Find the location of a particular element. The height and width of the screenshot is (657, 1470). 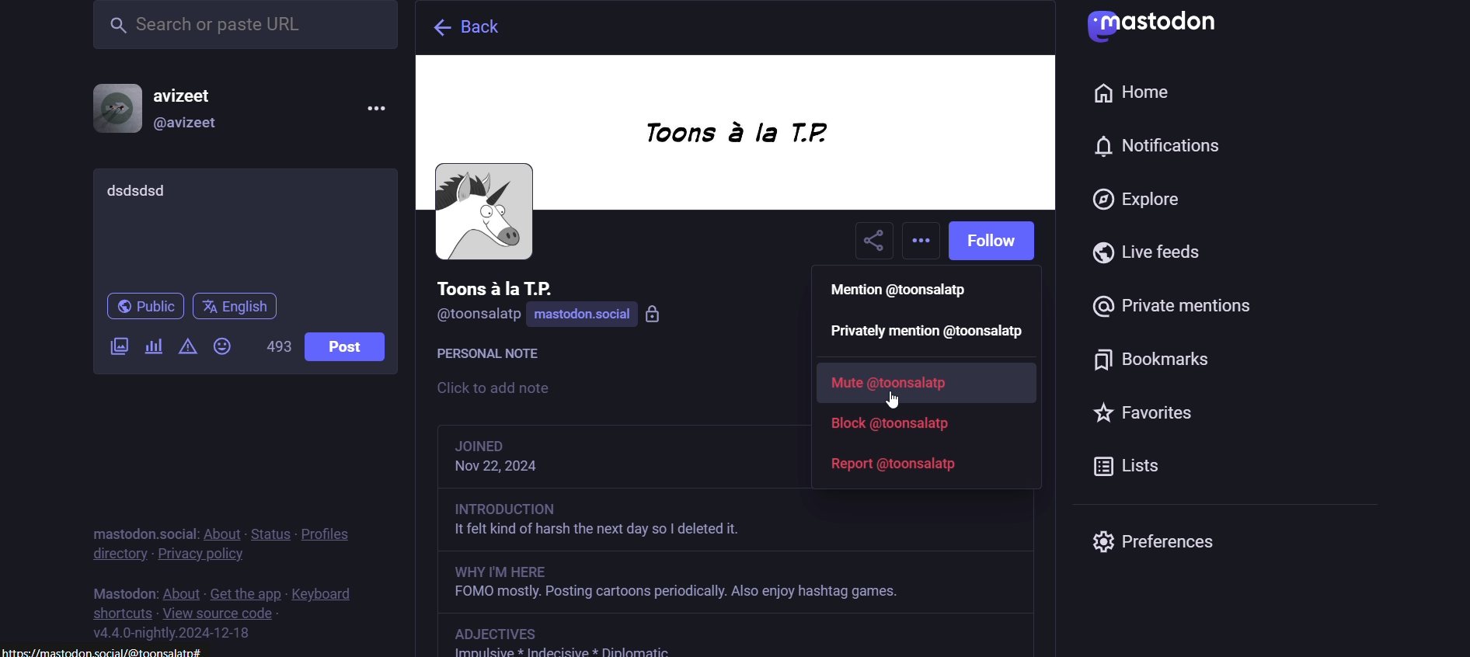

profiles is located at coordinates (325, 530).